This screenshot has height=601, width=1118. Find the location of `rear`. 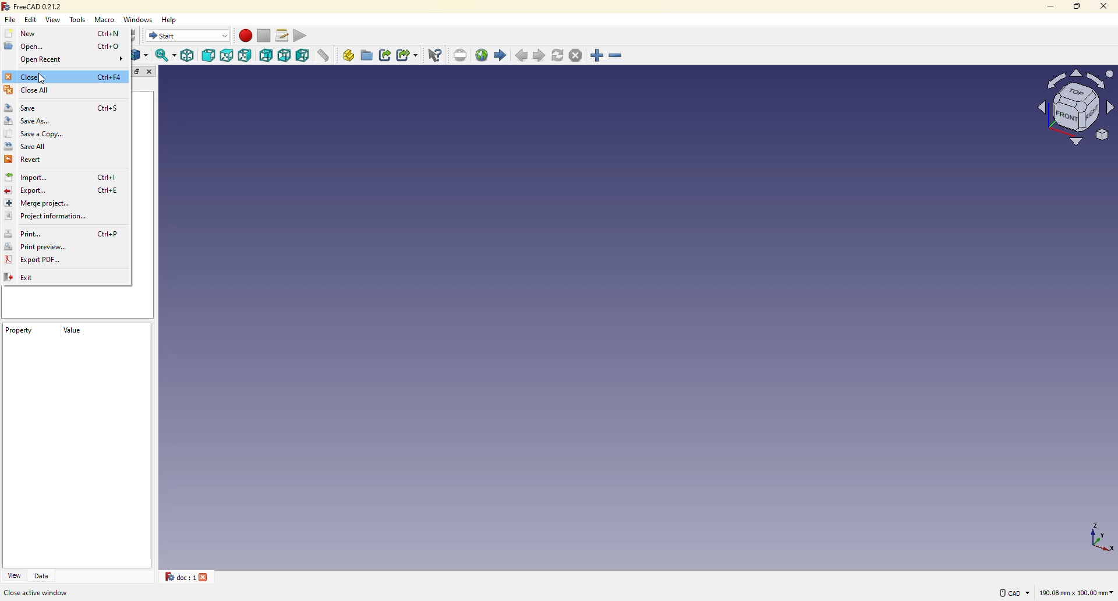

rear is located at coordinates (267, 55).